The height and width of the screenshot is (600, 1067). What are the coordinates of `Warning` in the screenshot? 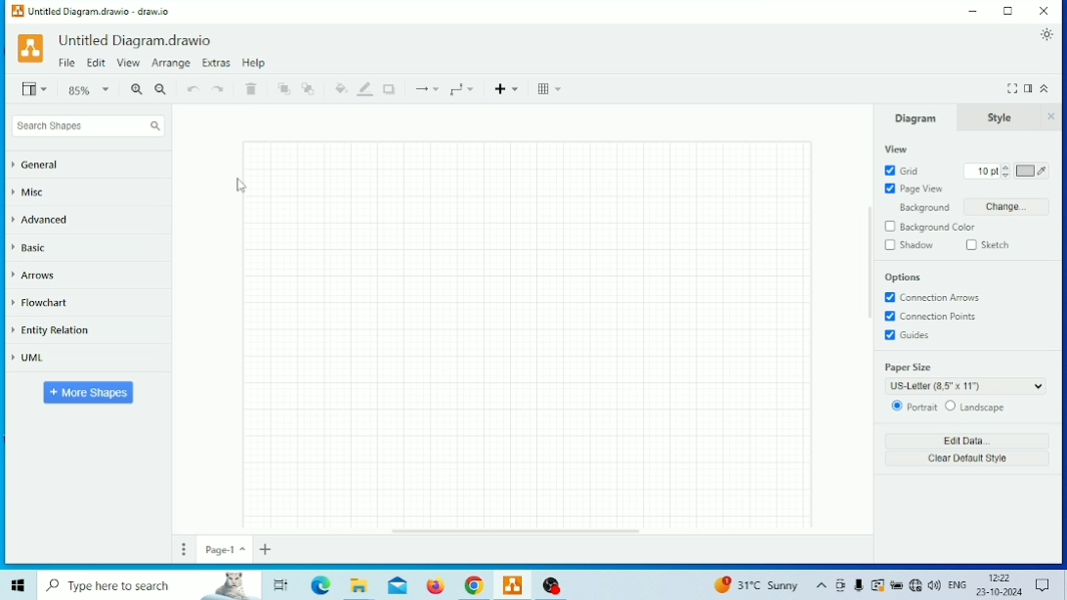 It's located at (877, 585).